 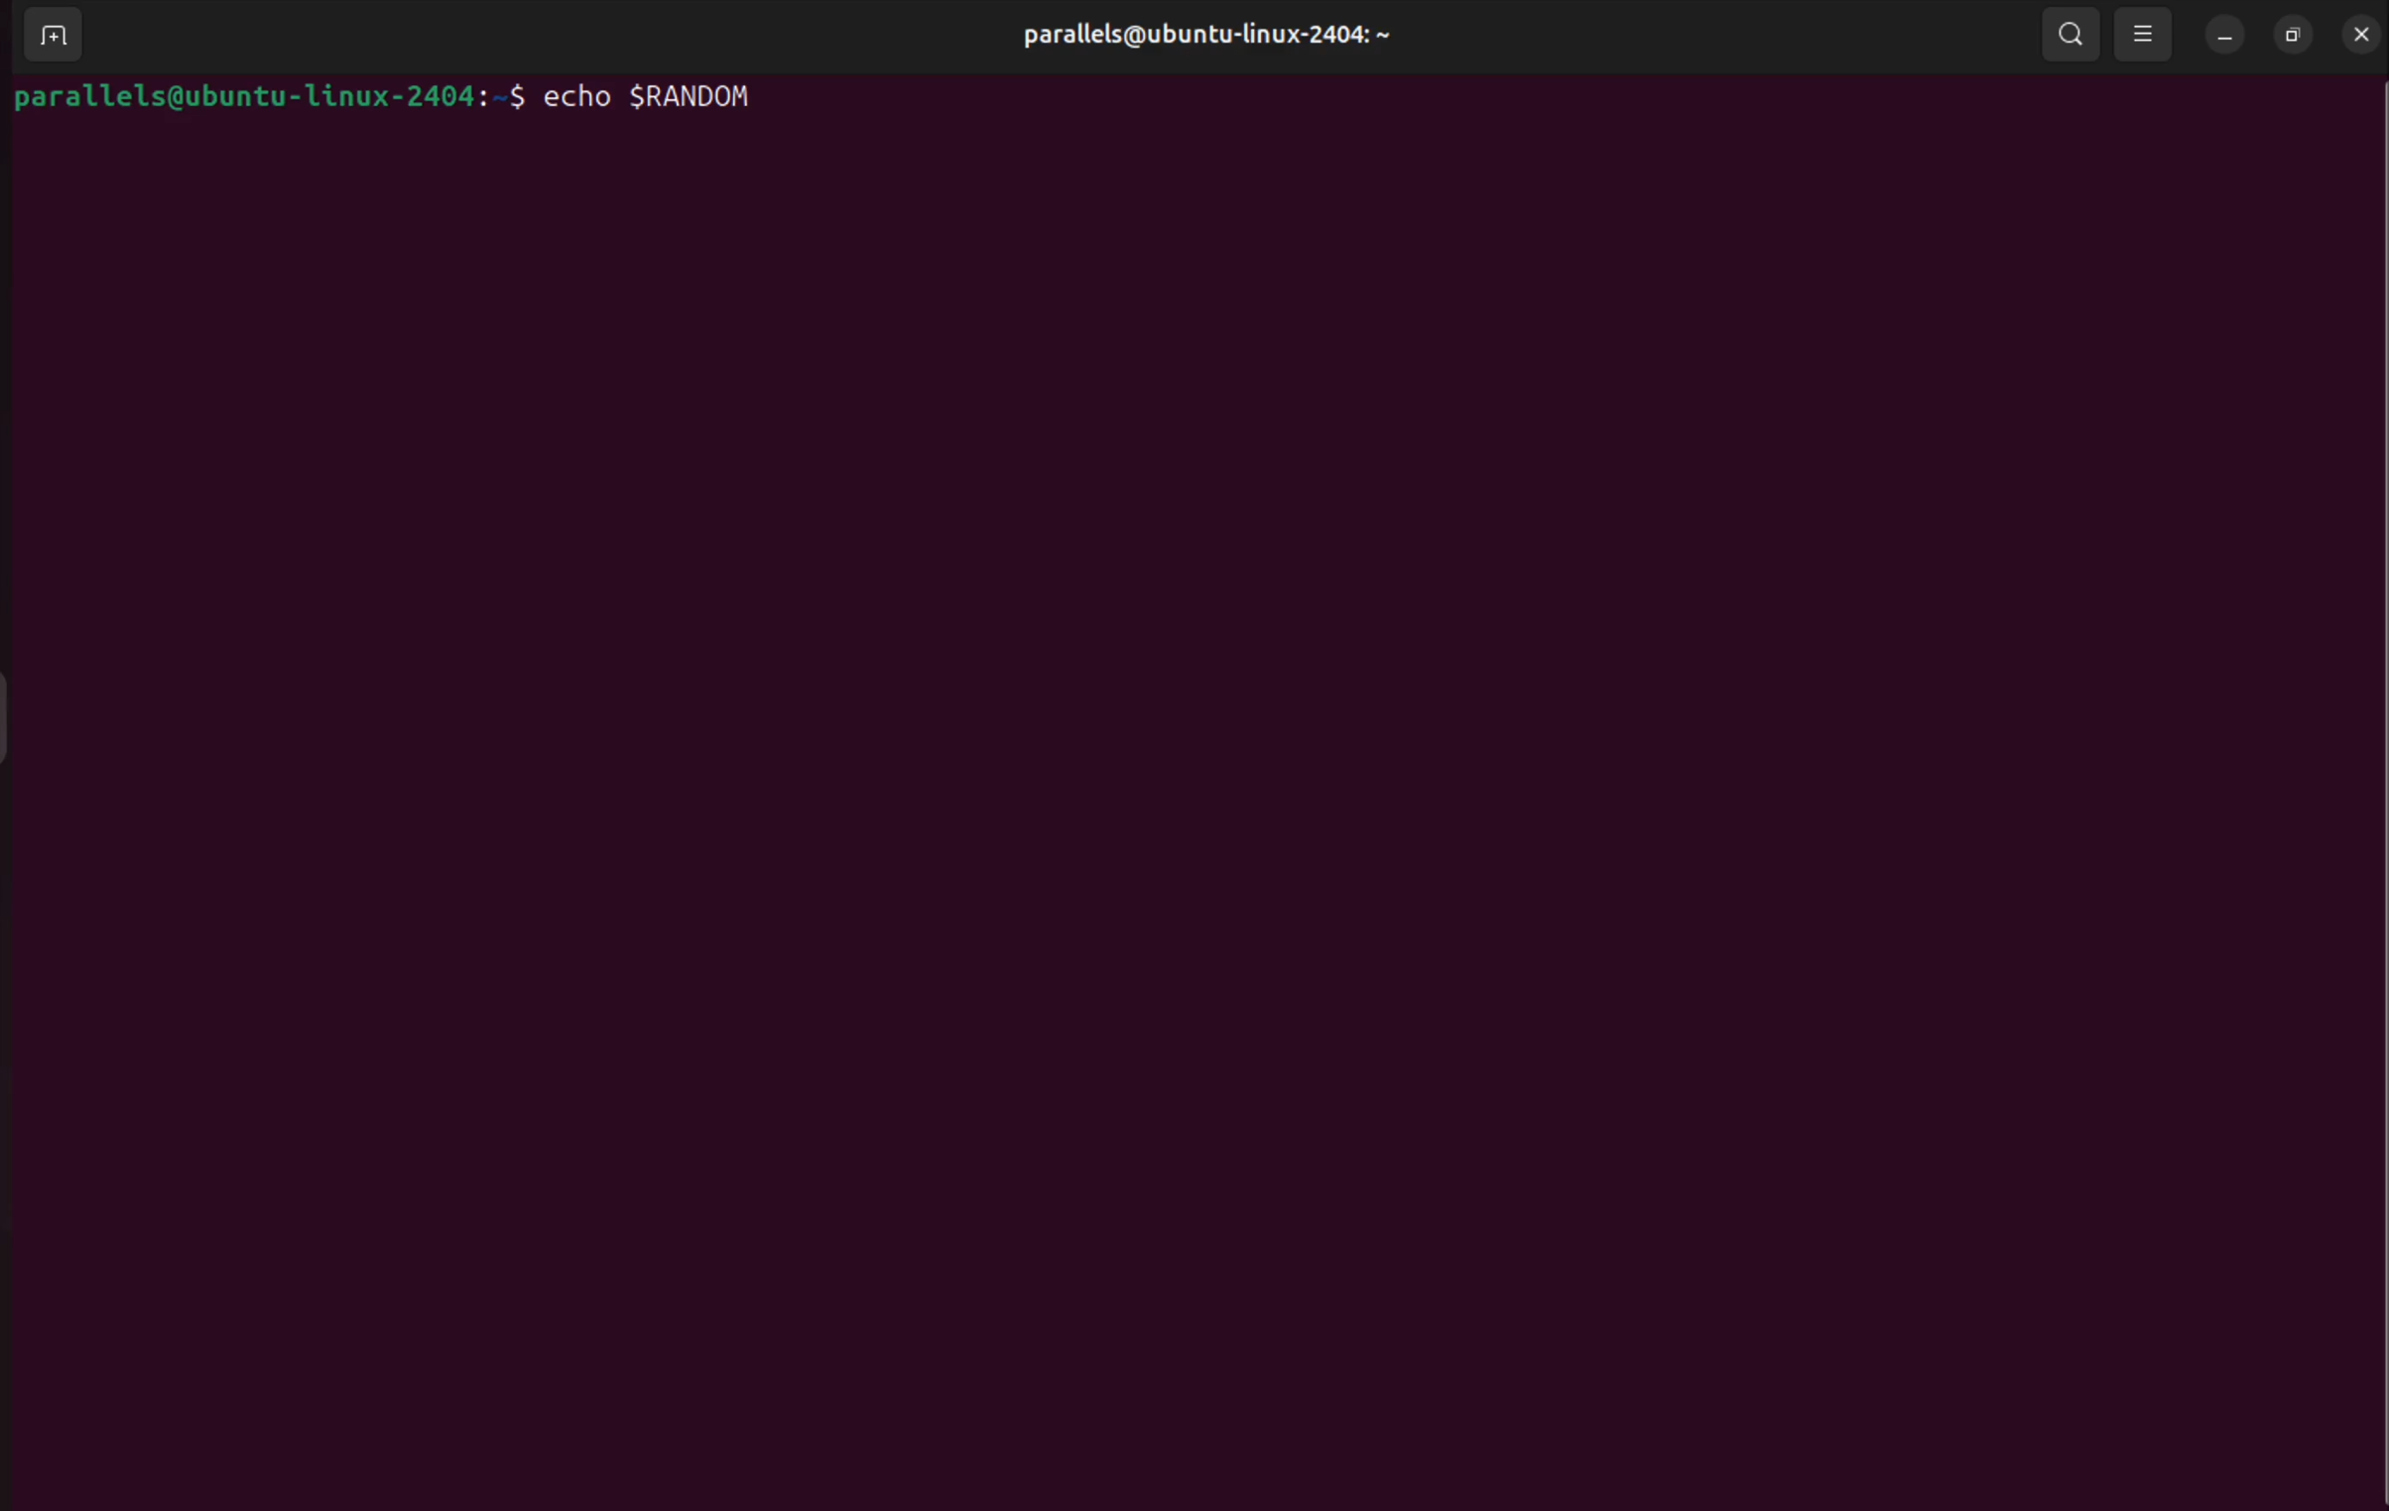 I want to click on minimize, so click(x=2223, y=38).